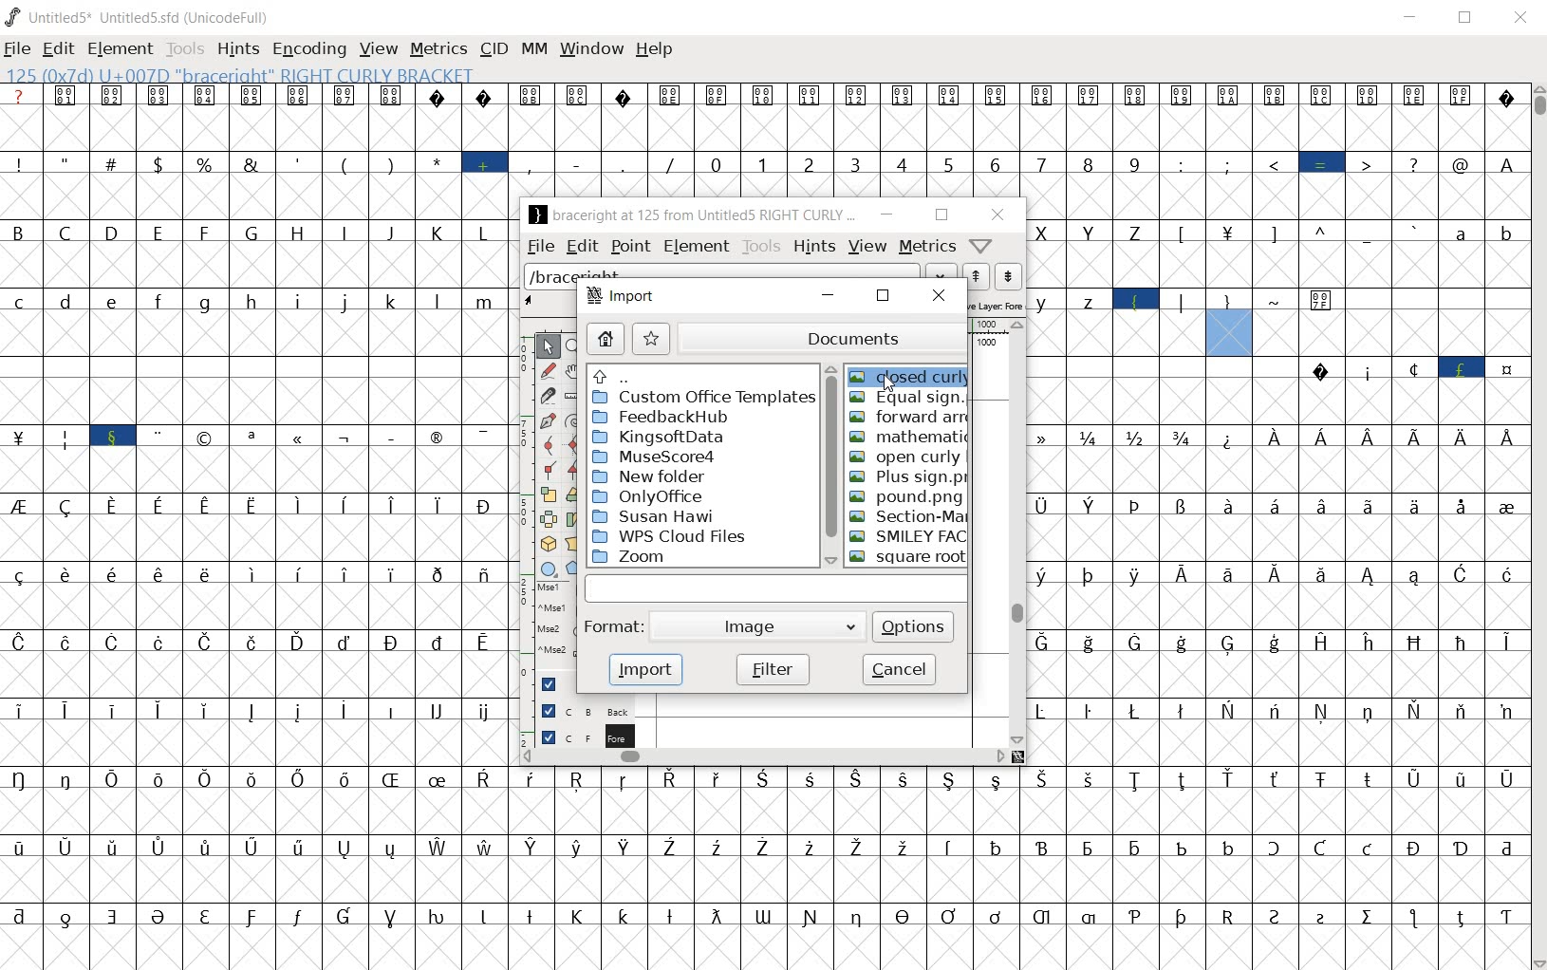  I want to click on WPS Cloud Files, so click(672, 536).